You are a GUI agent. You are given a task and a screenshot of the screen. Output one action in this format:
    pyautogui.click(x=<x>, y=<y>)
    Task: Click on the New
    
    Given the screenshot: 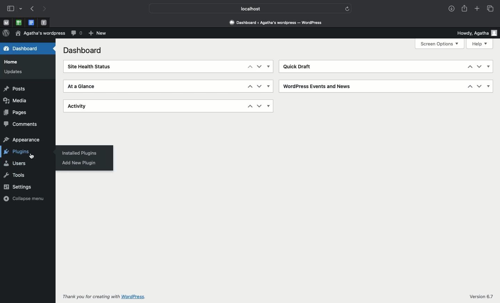 What is the action you would take?
    pyautogui.click(x=97, y=33)
    